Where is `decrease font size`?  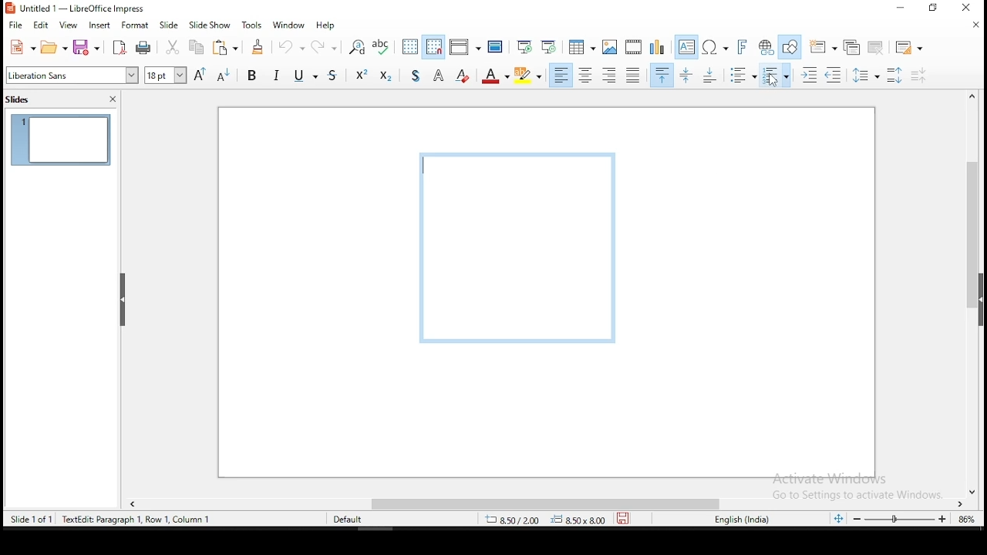 decrease font size is located at coordinates (224, 76).